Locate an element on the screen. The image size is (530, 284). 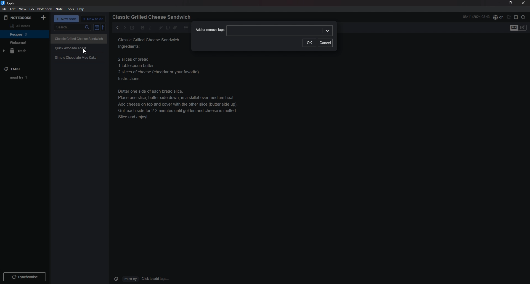
input box is located at coordinates (274, 31).